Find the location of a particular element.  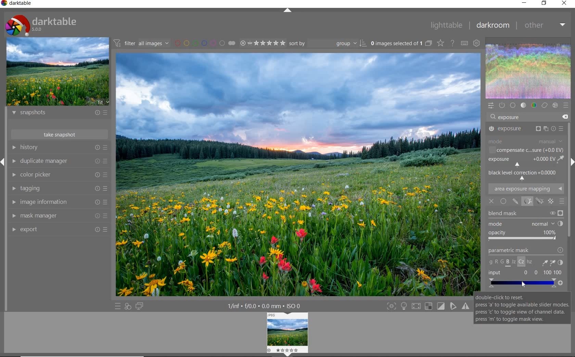

MODE is located at coordinates (526, 141).